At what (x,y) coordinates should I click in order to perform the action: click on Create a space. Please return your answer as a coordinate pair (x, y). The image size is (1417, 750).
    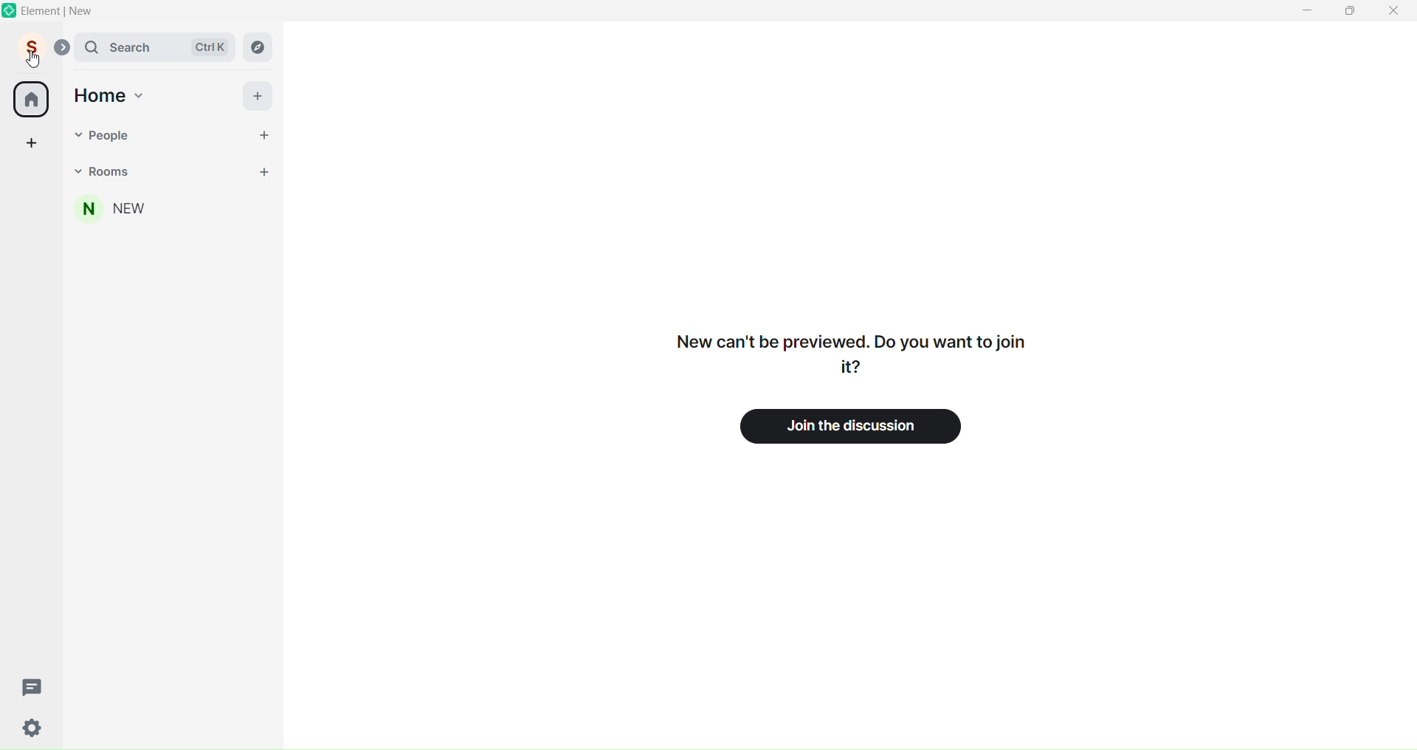
    Looking at the image, I should click on (31, 142).